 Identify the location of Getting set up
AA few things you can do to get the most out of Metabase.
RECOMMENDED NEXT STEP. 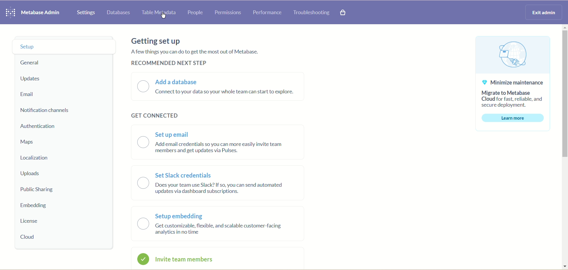
(194, 51).